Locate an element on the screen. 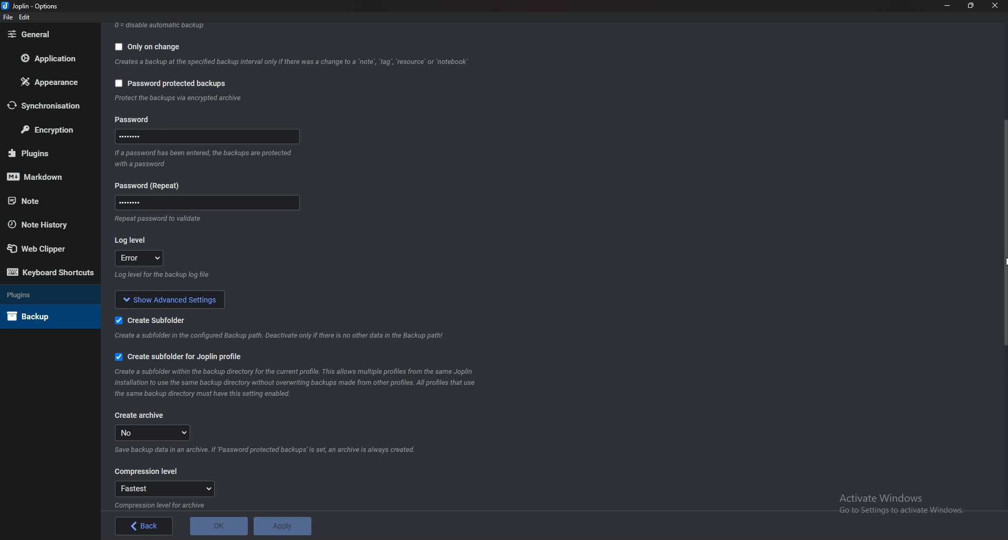  Create sub folder is located at coordinates (153, 320).